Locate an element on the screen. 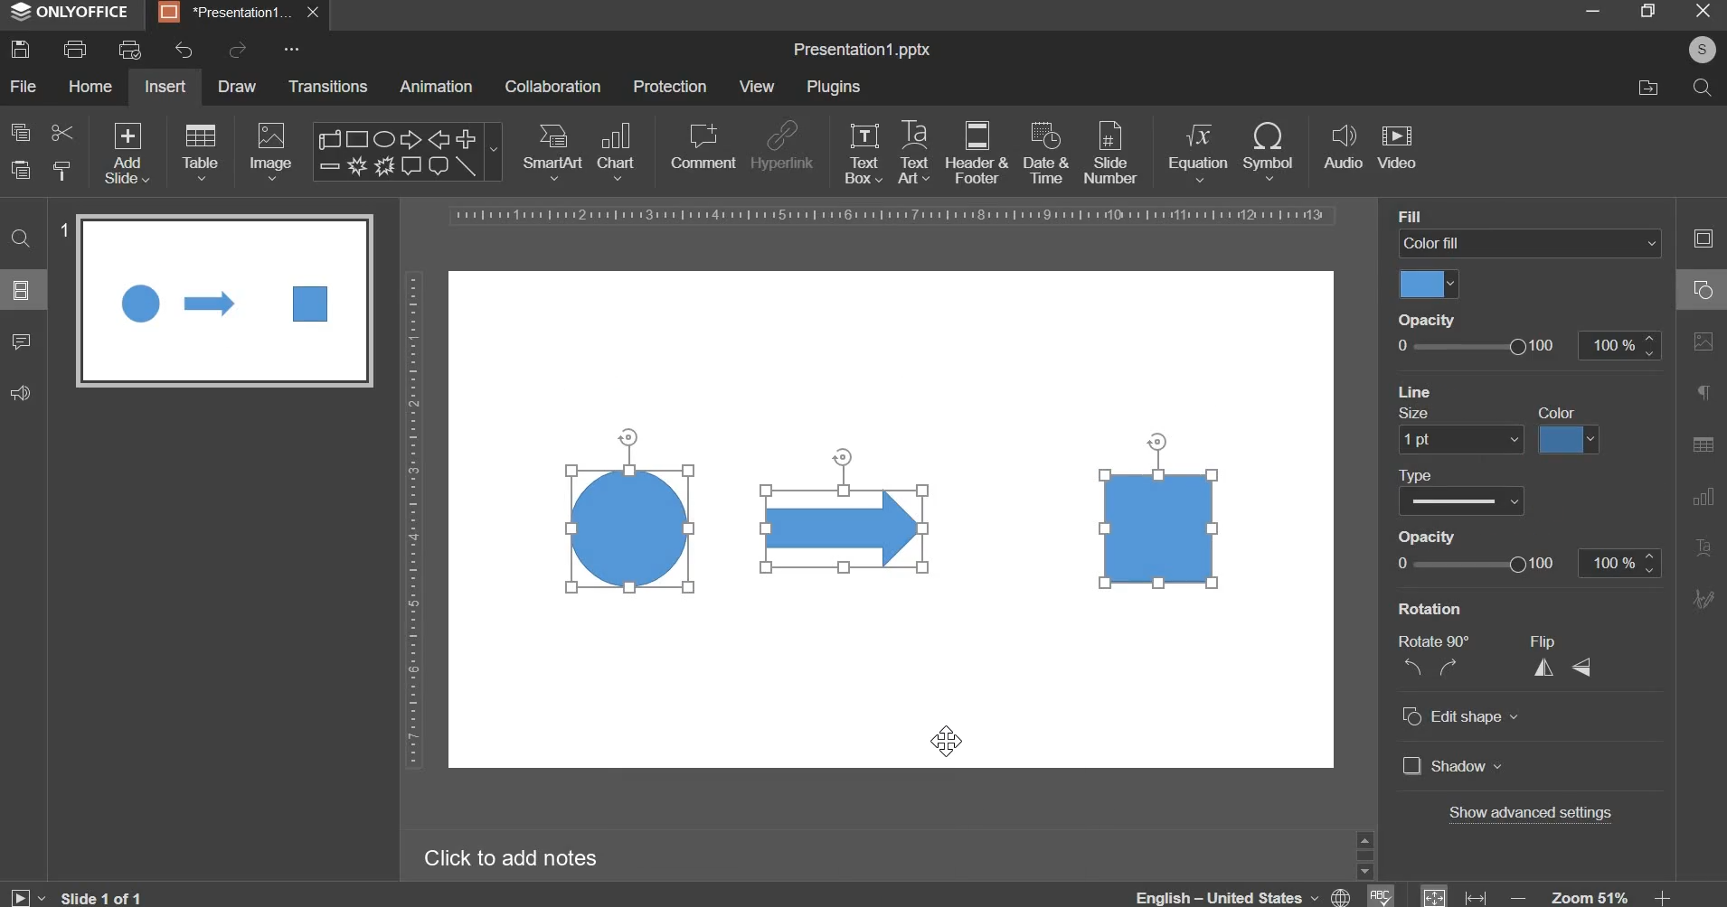 The width and height of the screenshot is (1727, 907). audio is located at coordinates (1344, 148).